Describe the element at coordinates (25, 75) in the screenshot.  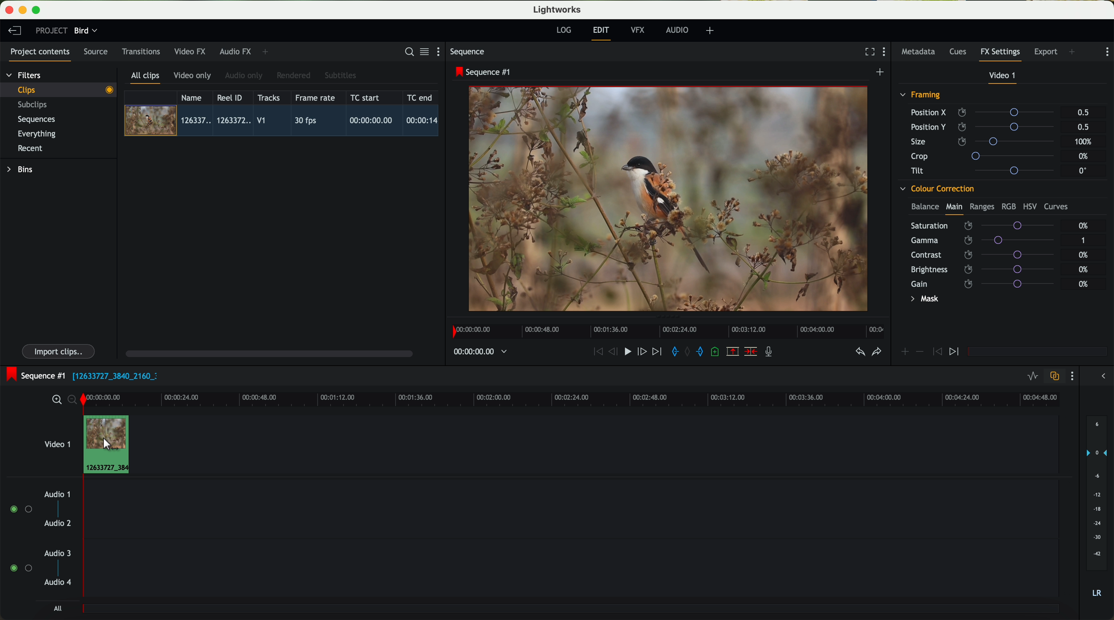
I see `filters` at that location.